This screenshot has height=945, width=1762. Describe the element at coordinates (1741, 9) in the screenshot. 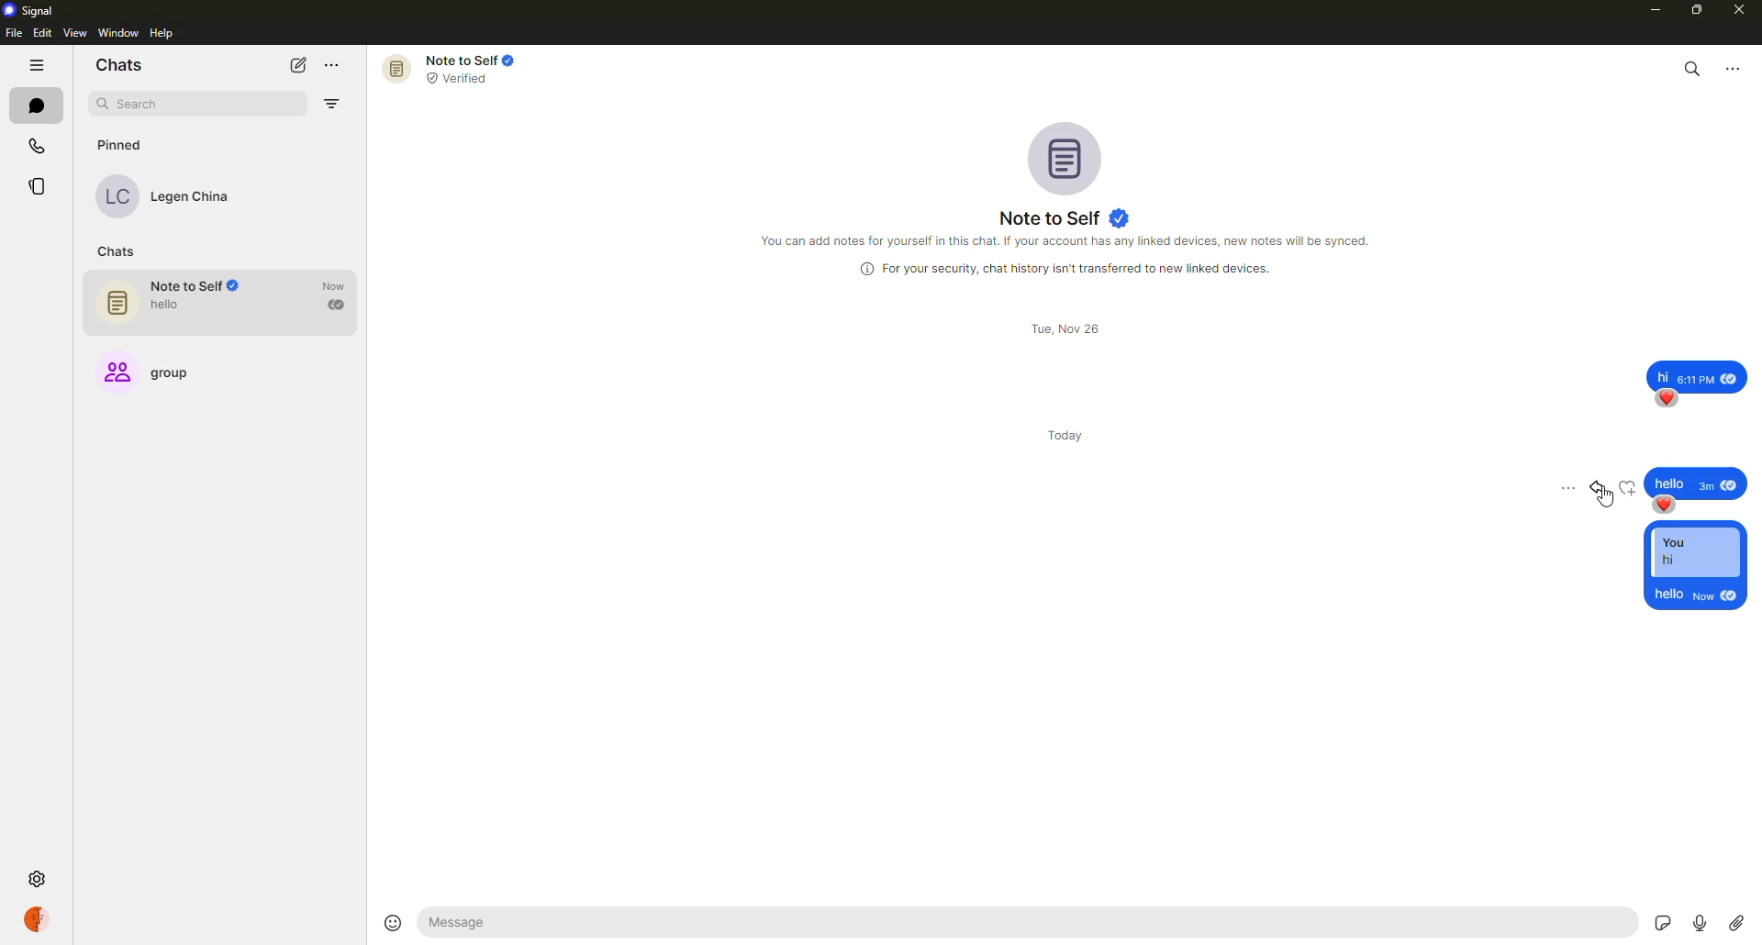

I see `close` at that location.